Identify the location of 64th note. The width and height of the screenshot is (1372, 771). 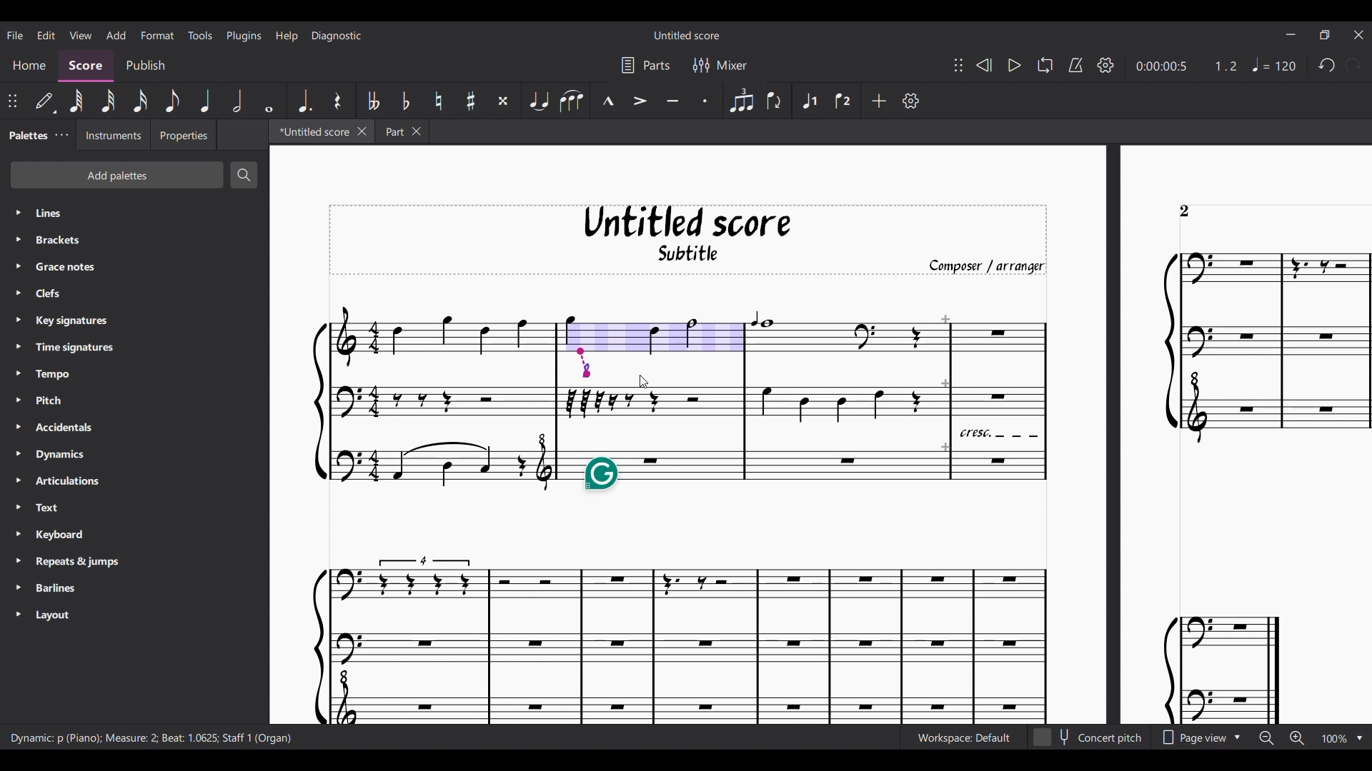
(76, 101).